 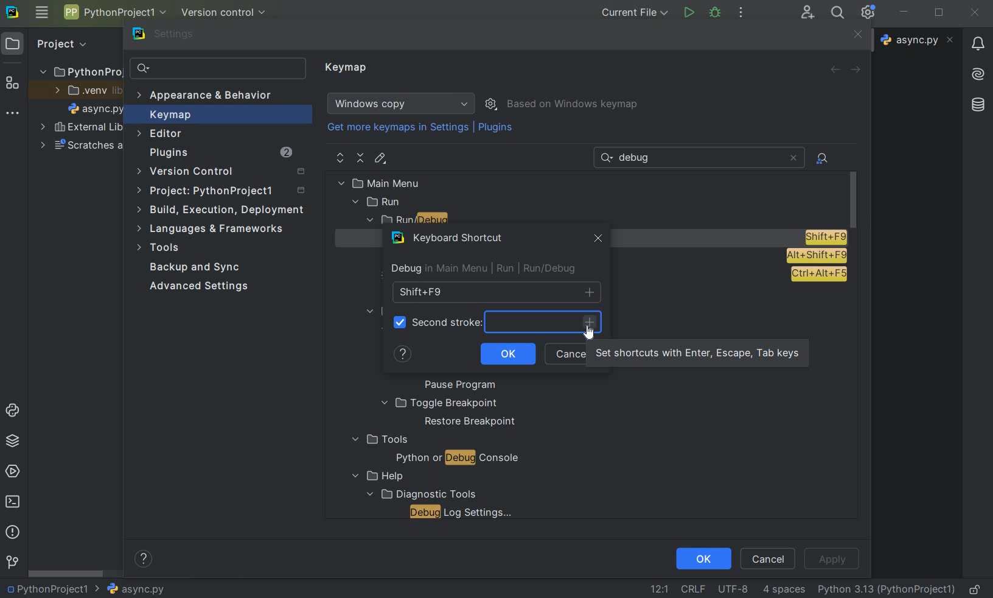 I want to click on appearance & behavior, so click(x=211, y=97).